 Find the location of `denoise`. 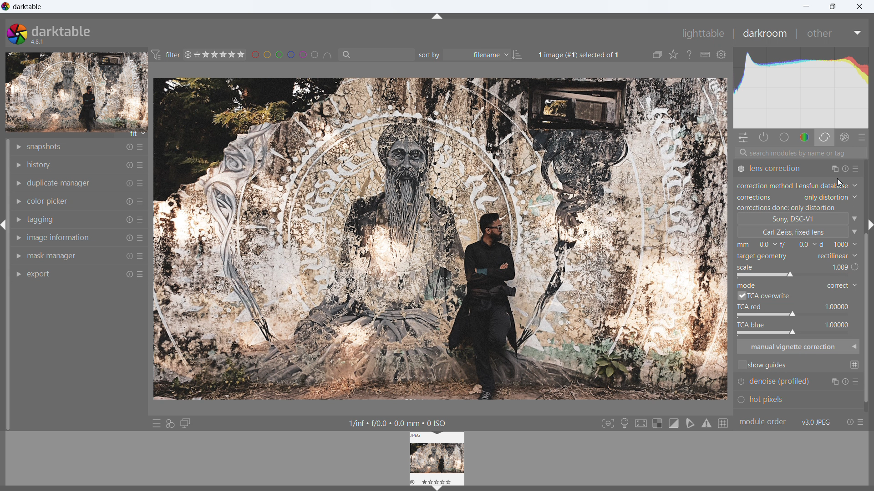

denoise is located at coordinates (798, 382).